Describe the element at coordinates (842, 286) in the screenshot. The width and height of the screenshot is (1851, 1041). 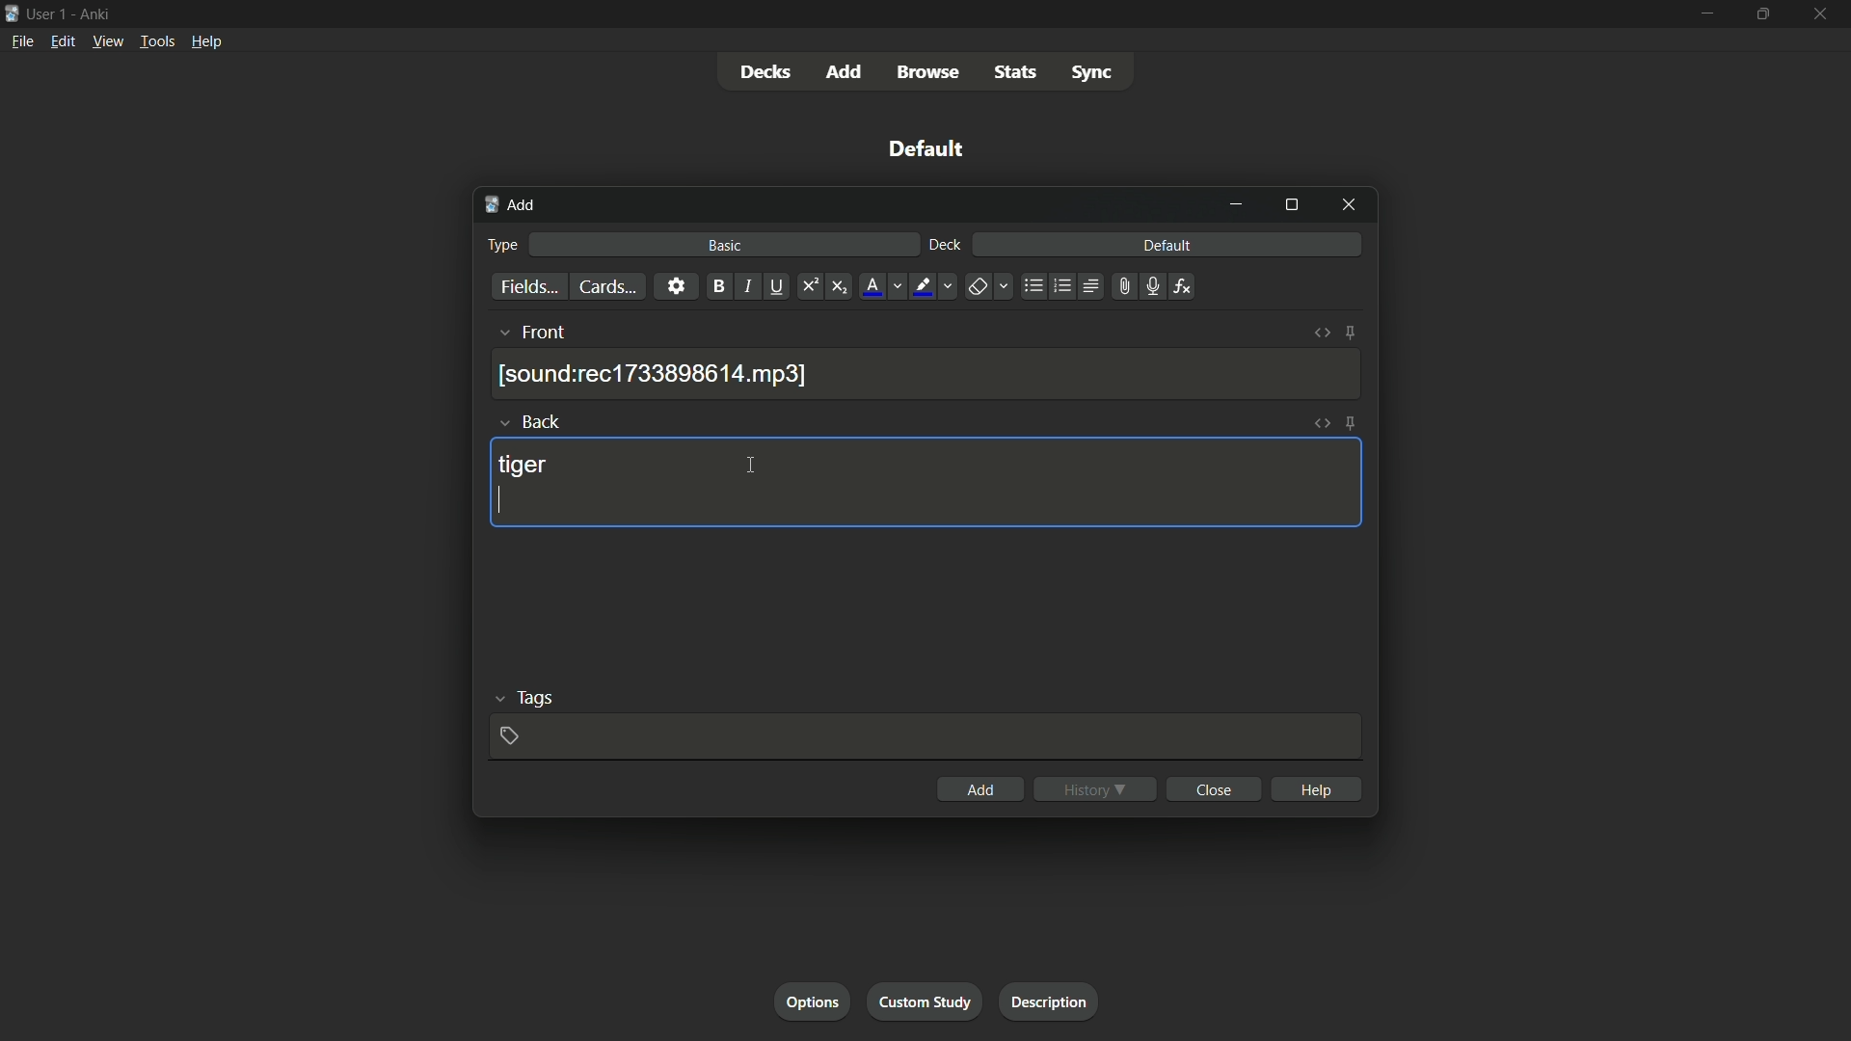
I see `subscript` at that location.